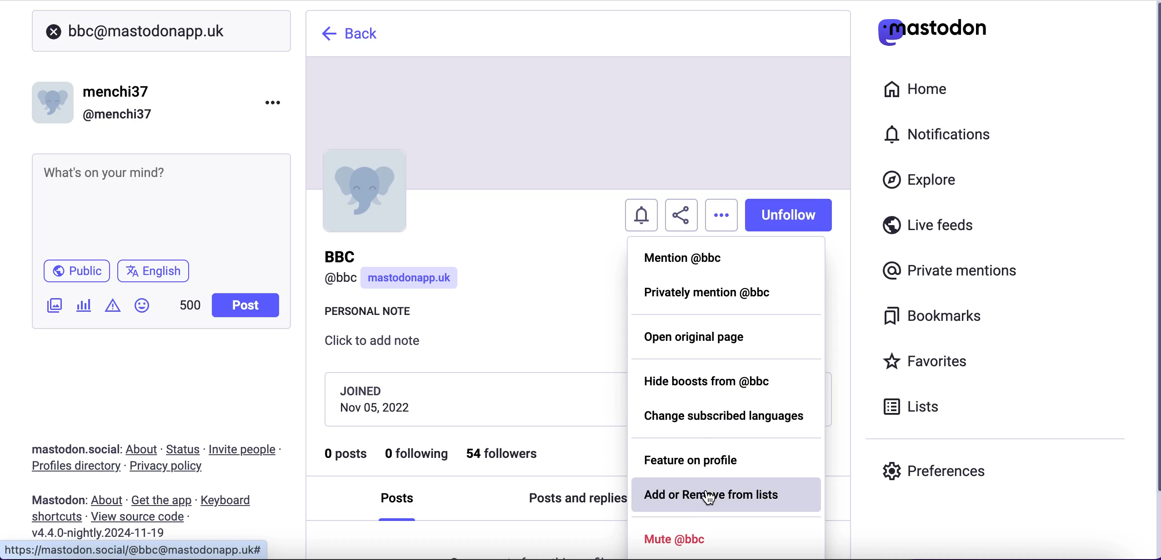 Image resolution: width=1161 pixels, height=560 pixels. I want to click on cursor, so click(712, 502).